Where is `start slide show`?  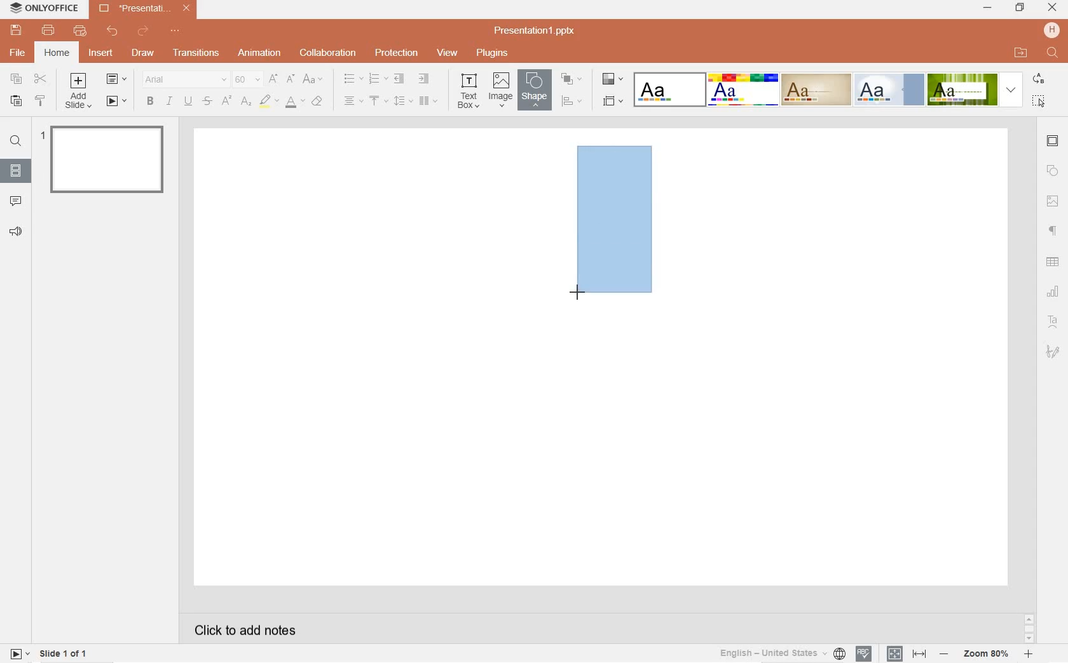 start slide show is located at coordinates (20, 653).